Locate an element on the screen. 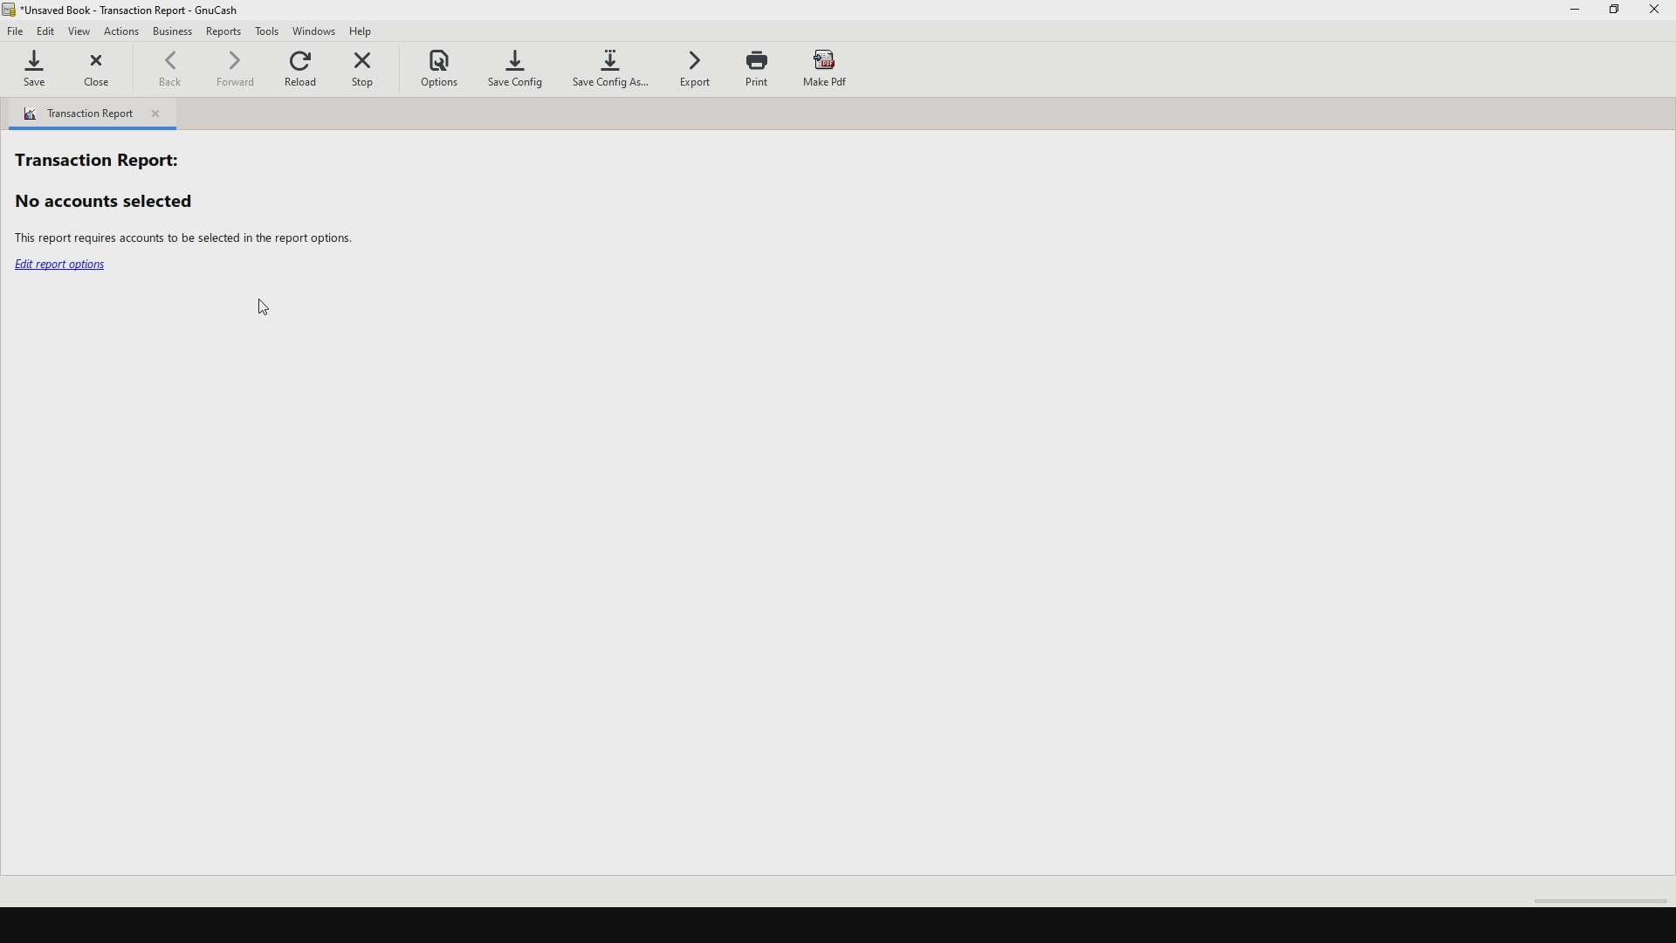 The height and width of the screenshot is (943, 1676). tools is located at coordinates (269, 31).